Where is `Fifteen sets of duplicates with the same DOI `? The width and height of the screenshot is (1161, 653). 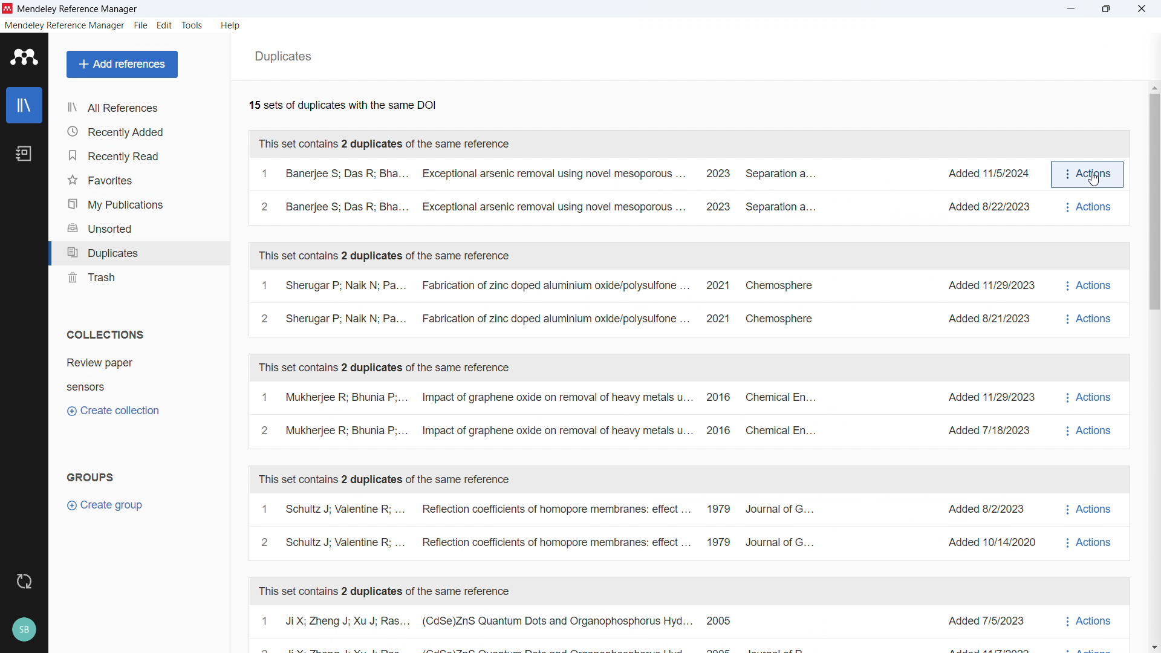 Fifteen sets of duplicates with the same DOI  is located at coordinates (342, 104).